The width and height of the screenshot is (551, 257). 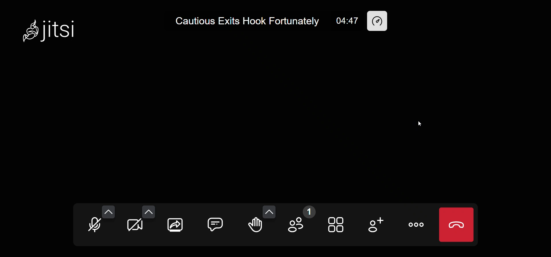 I want to click on 04:47, so click(x=348, y=21).